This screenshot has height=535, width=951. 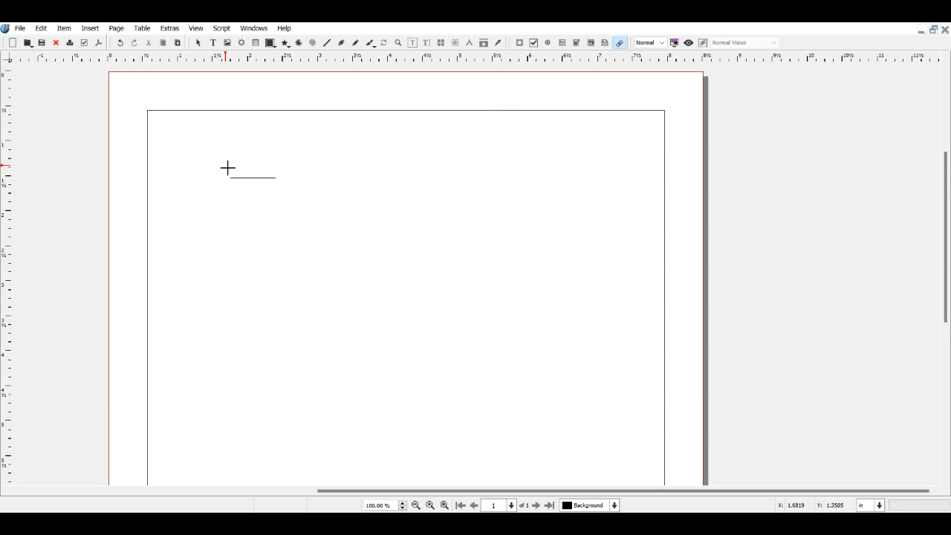 I want to click on Copy, so click(x=162, y=42).